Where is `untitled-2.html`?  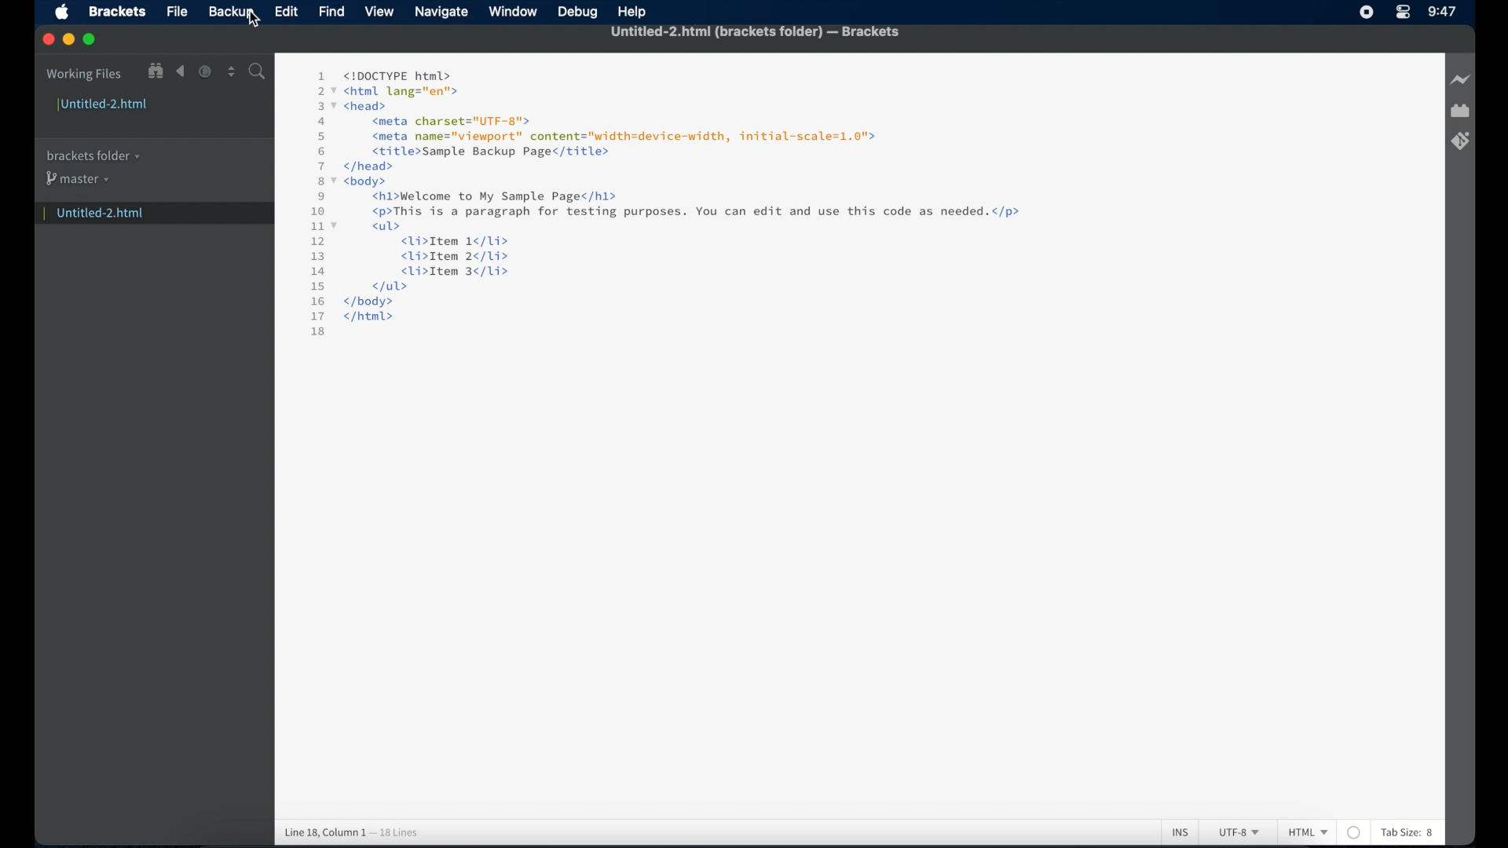 untitled-2.html is located at coordinates (146, 214).